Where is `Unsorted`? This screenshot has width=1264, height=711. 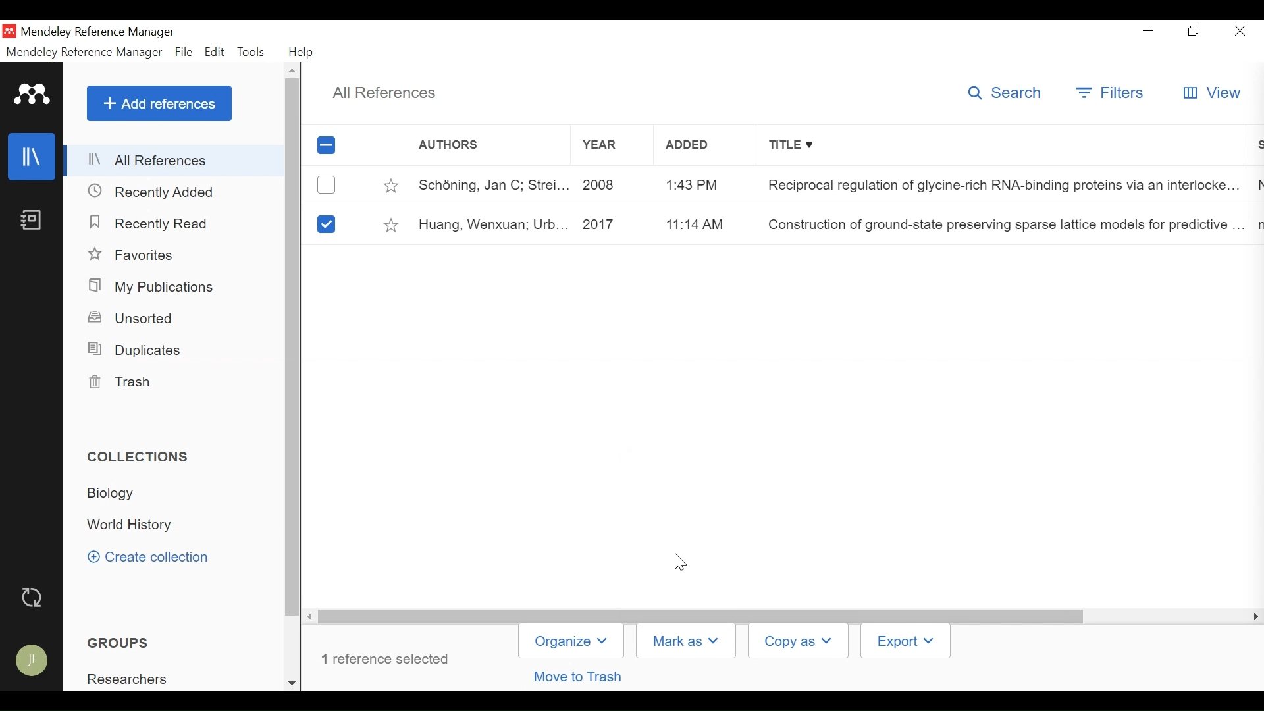
Unsorted is located at coordinates (136, 319).